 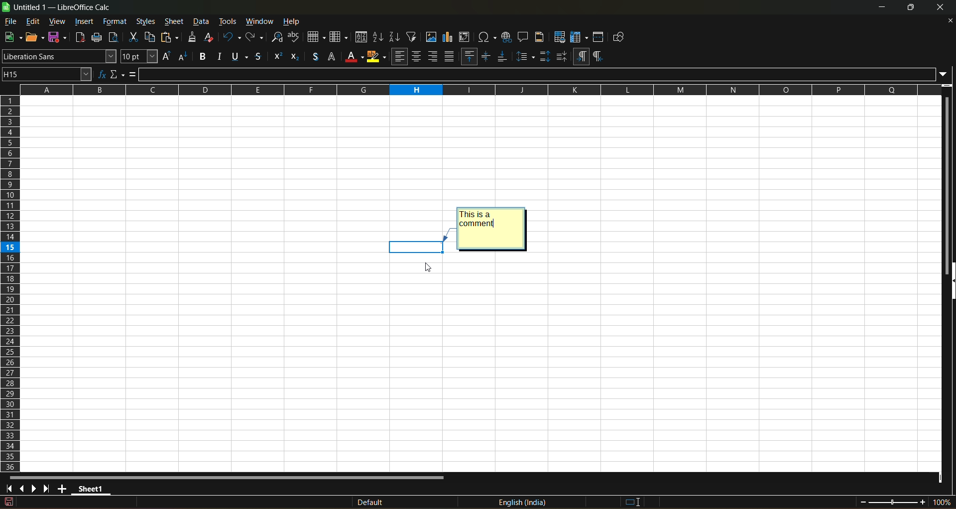 What do you see at coordinates (478, 56) in the screenshot?
I see `format as percent` at bounding box center [478, 56].